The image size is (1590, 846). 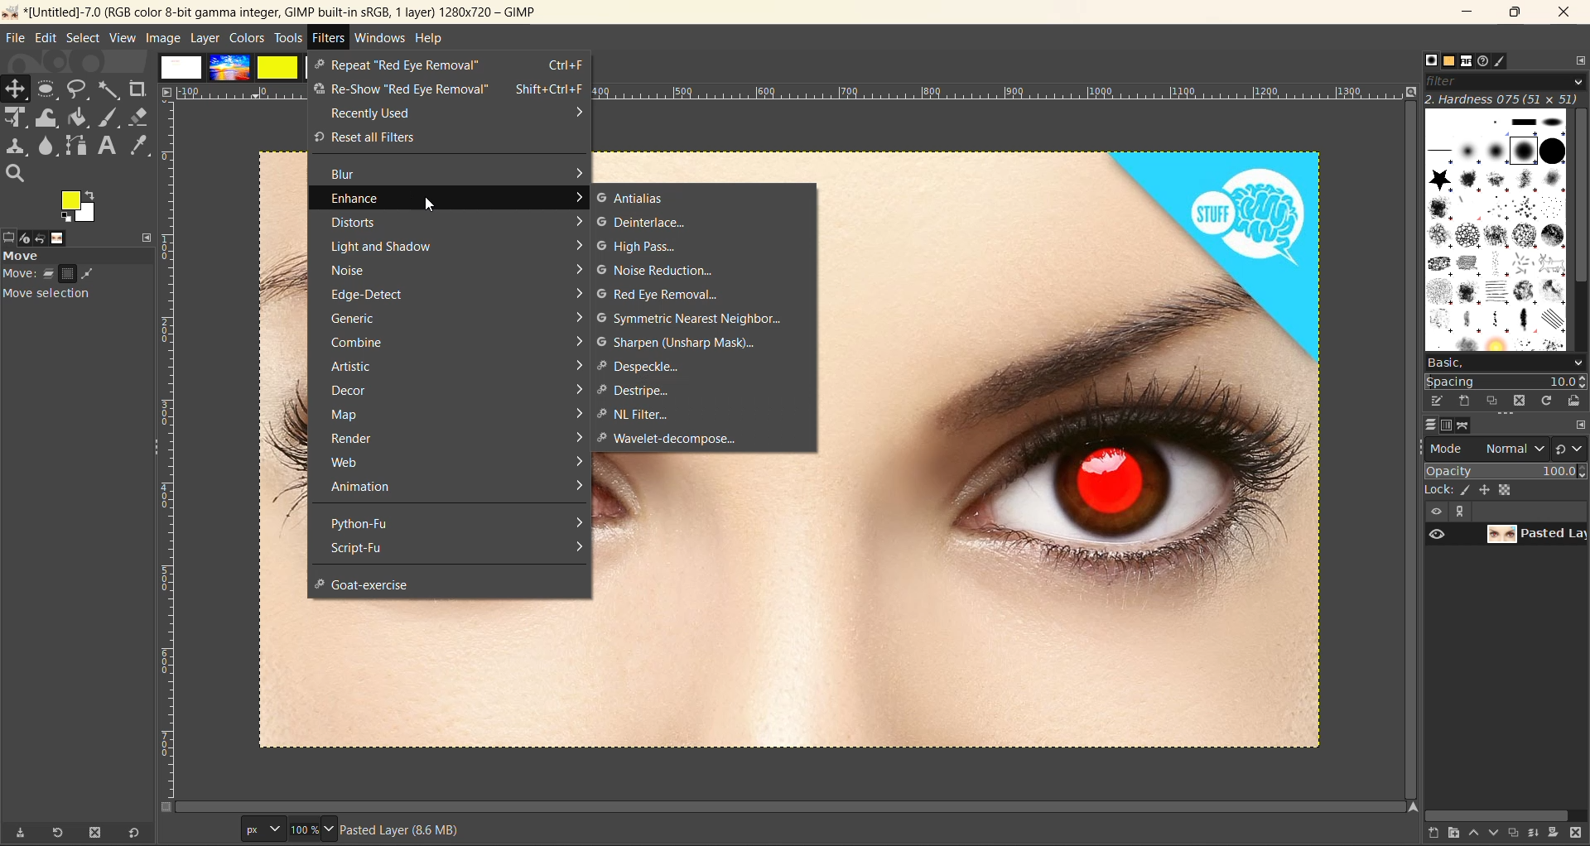 What do you see at coordinates (455, 390) in the screenshot?
I see `decor` at bounding box center [455, 390].